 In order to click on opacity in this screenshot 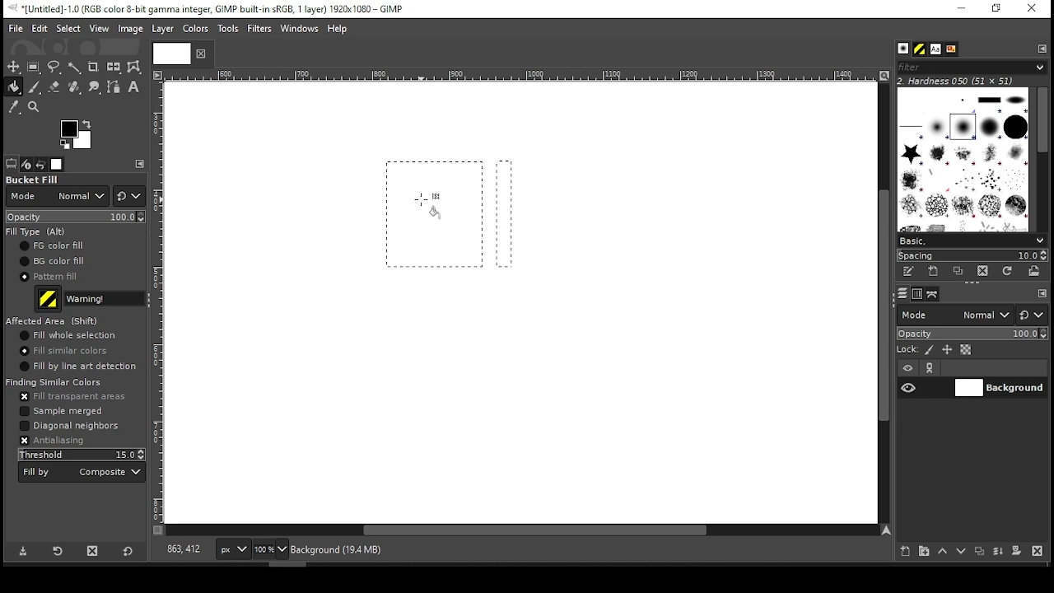, I will do `click(74, 217)`.